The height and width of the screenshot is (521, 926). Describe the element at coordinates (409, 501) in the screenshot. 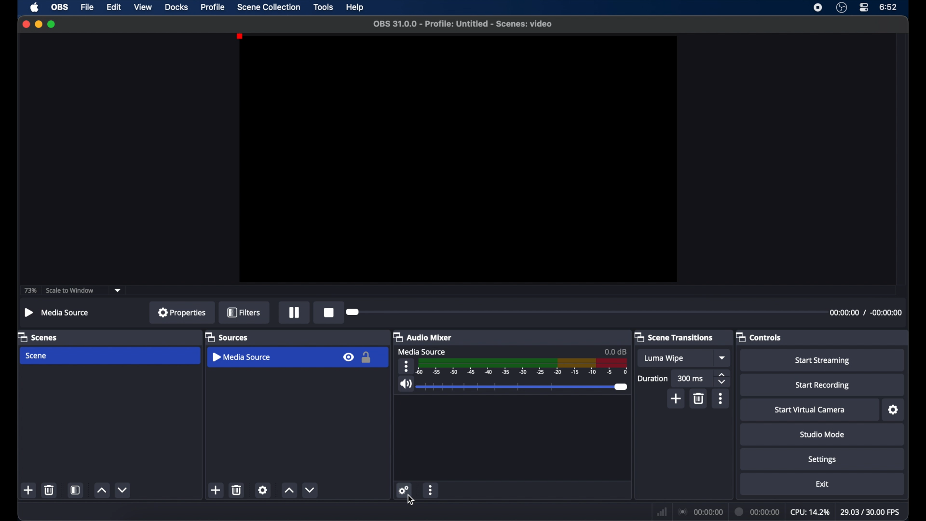

I see `cursor` at that location.